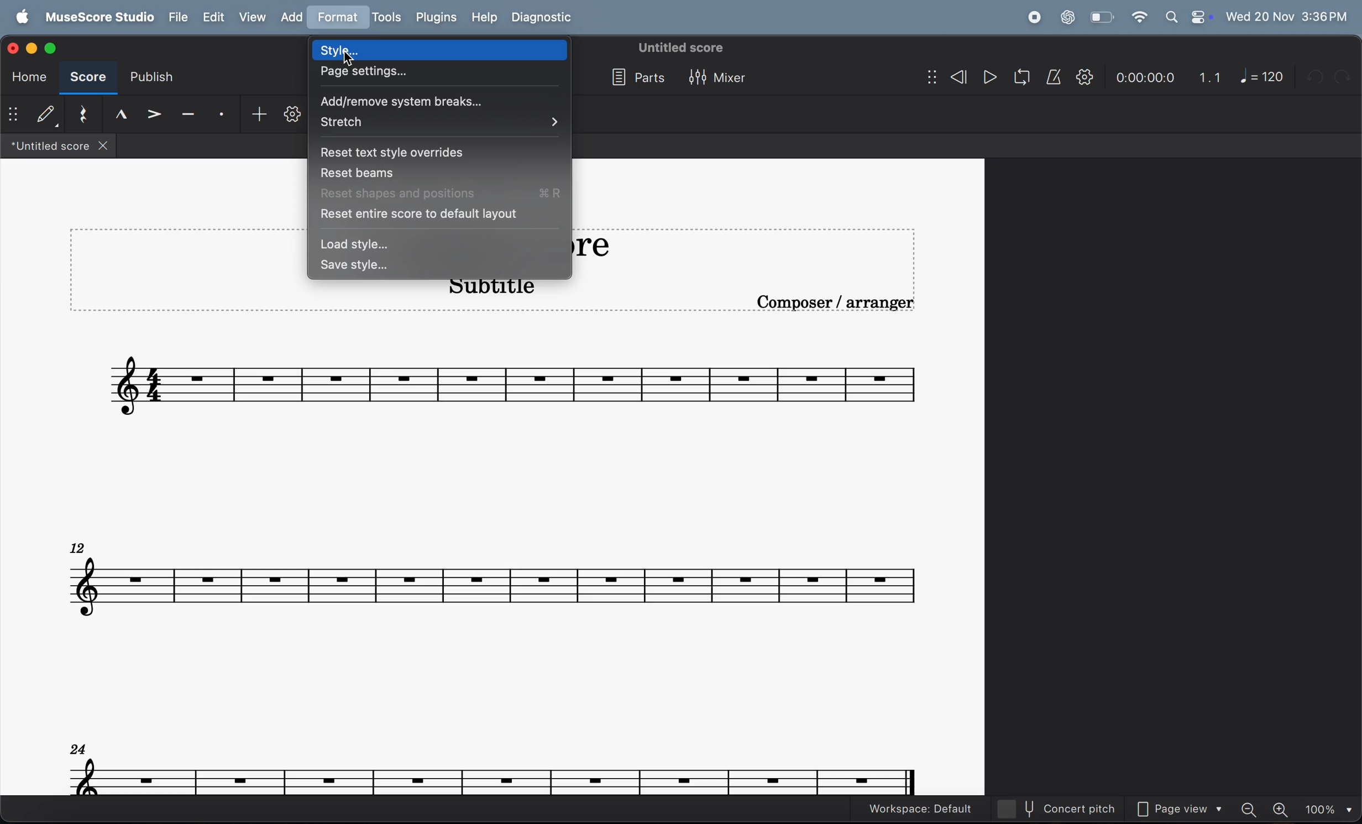 The height and width of the screenshot is (824, 1362). Describe the element at coordinates (438, 123) in the screenshot. I see `strectch` at that location.